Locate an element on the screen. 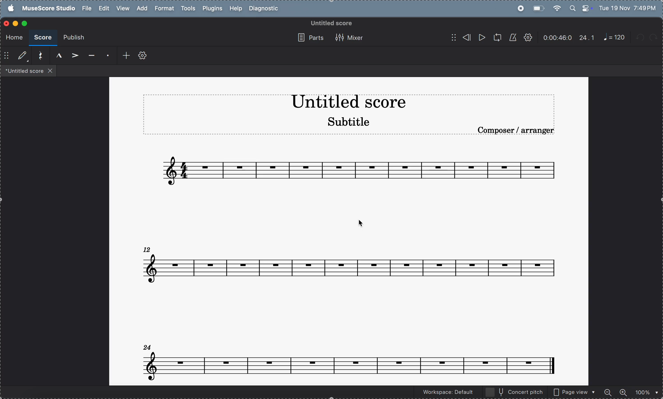  closing is located at coordinates (6, 24).